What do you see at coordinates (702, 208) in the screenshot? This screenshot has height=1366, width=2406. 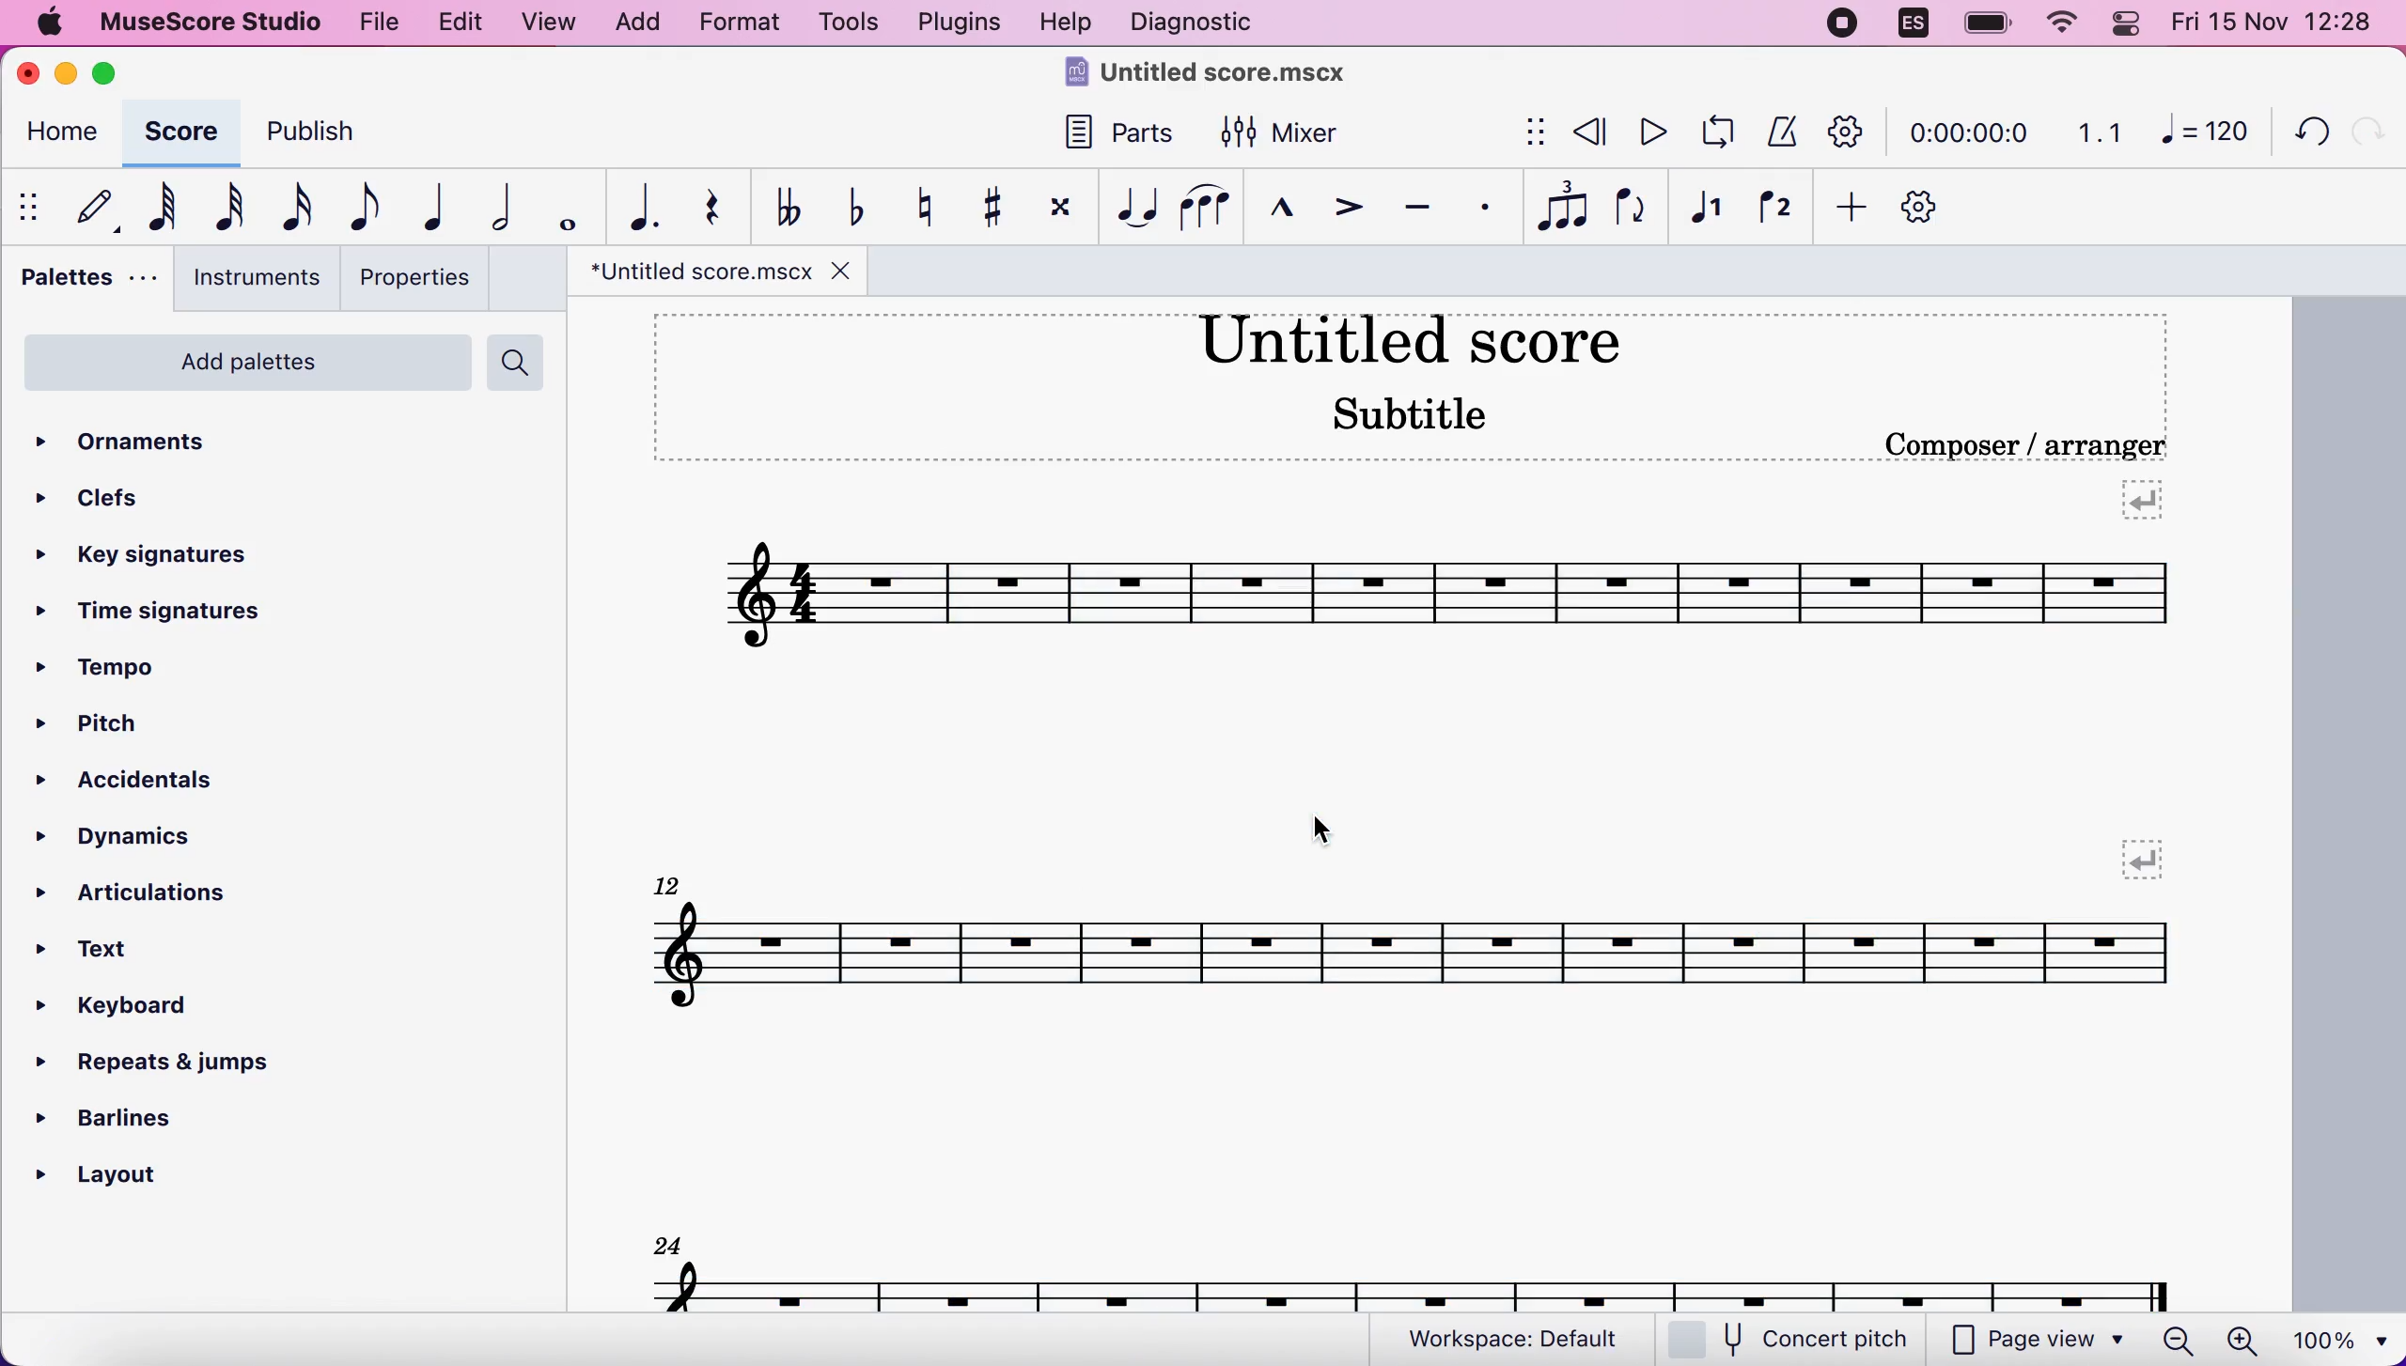 I see `rest` at bounding box center [702, 208].